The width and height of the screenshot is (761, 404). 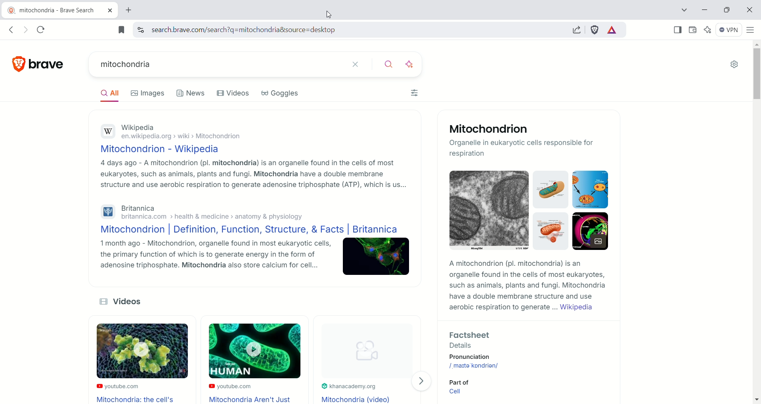 What do you see at coordinates (475, 365) in the screenshot?
I see `/maita kondrian/` at bounding box center [475, 365].